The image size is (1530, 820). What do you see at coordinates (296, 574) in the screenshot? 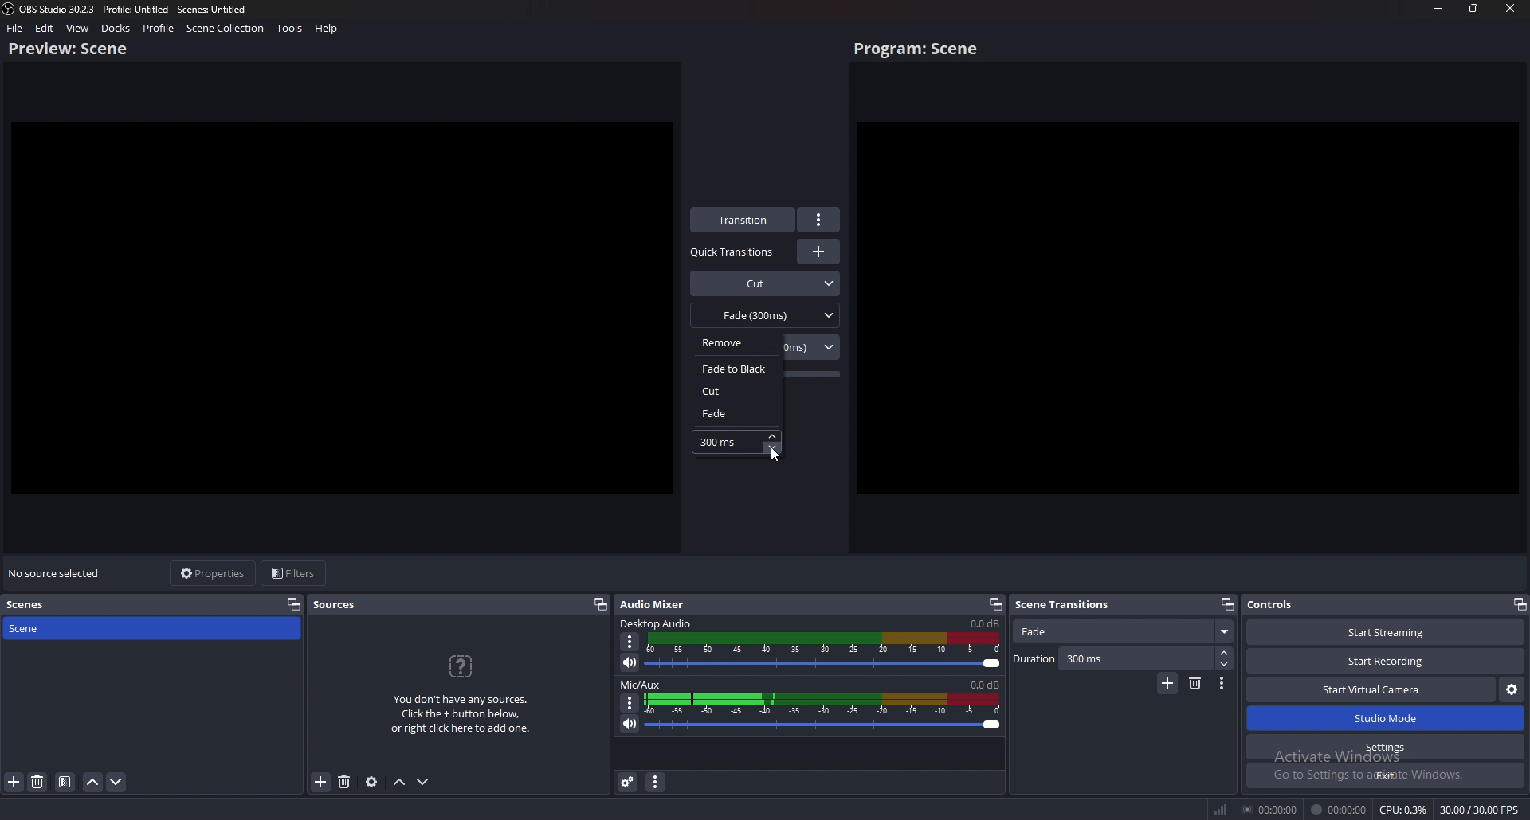
I see `filters` at bounding box center [296, 574].